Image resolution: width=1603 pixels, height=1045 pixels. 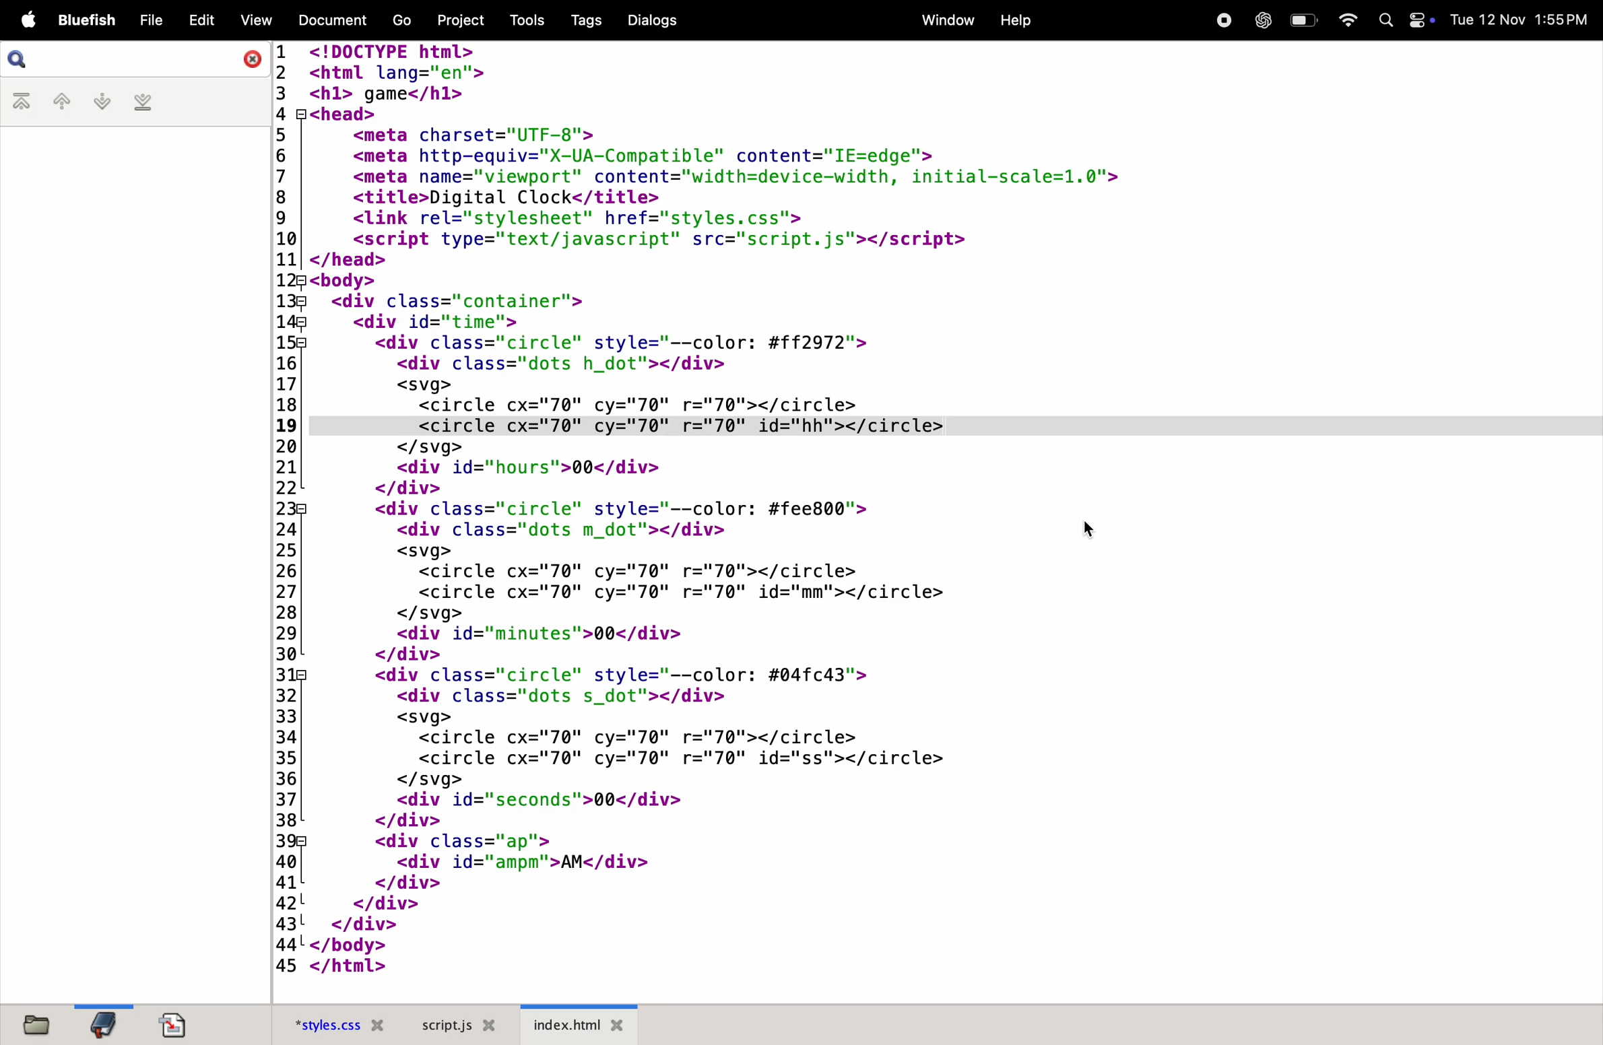 What do you see at coordinates (943, 20) in the screenshot?
I see `window` at bounding box center [943, 20].